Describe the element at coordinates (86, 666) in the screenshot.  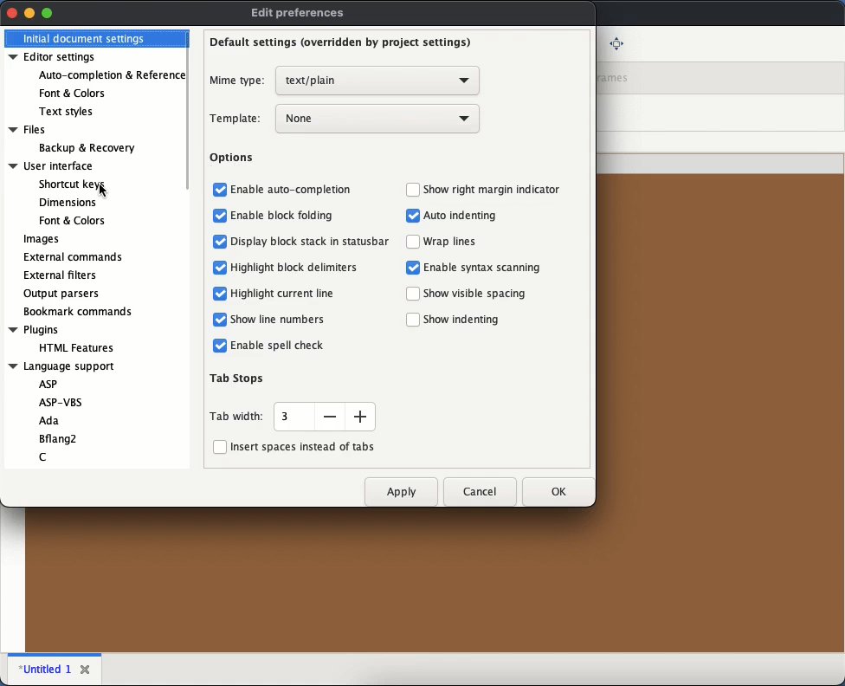
I see `close` at that location.